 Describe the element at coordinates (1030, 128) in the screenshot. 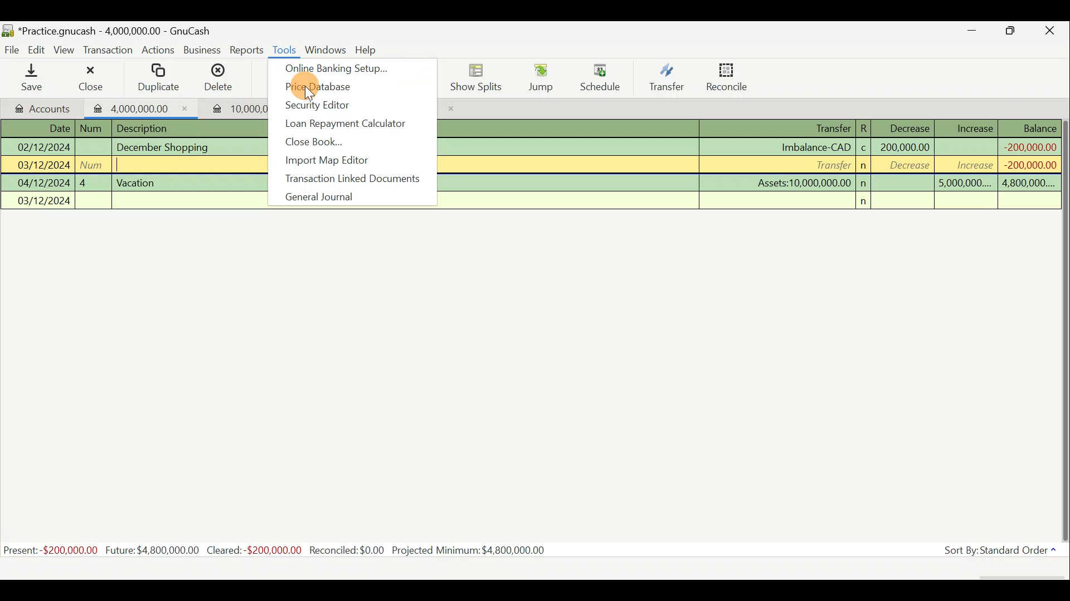

I see `Balance` at that location.